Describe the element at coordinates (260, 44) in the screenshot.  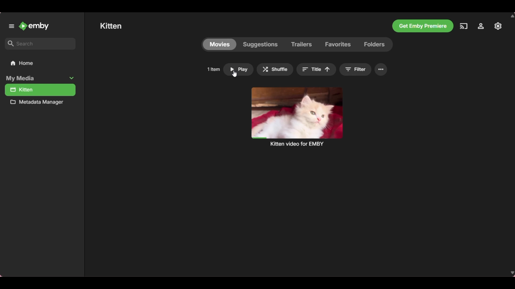
I see `Suggestions` at that location.